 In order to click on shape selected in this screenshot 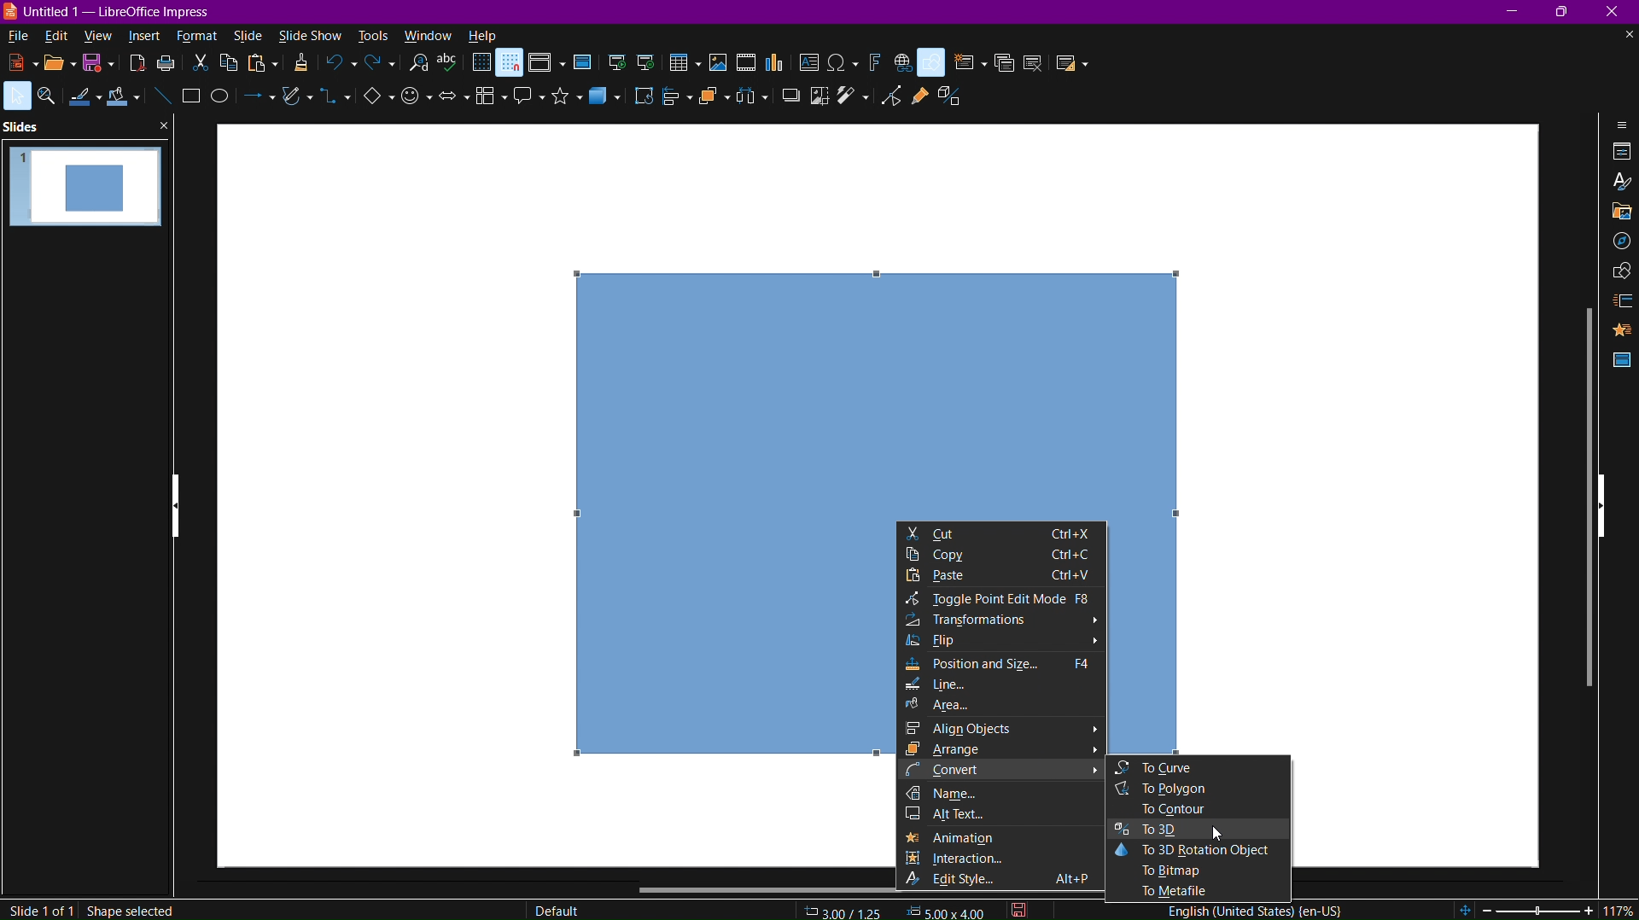, I will do `click(131, 910)`.